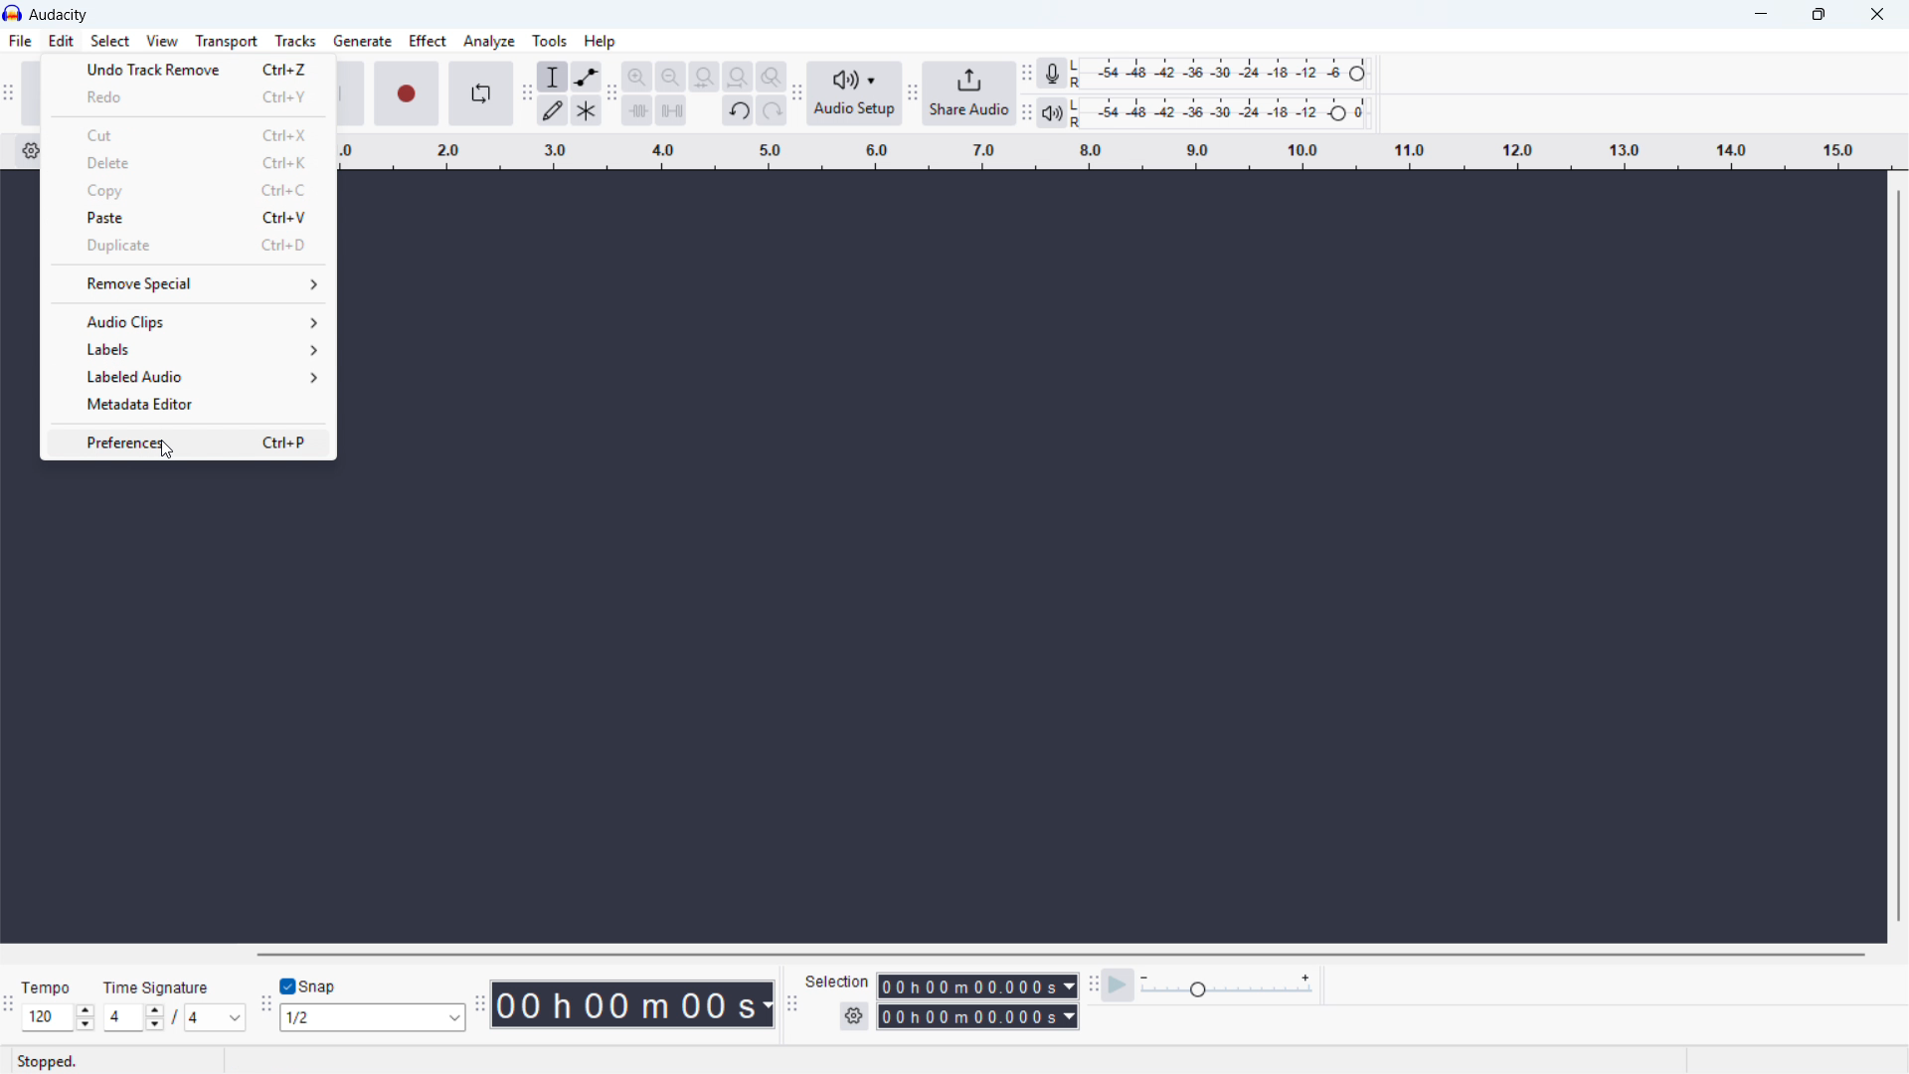 This screenshot has width=1909, height=1074. What do you see at coordinates (1897, 557) in the screenshot?
I see `vertical scrollbar` at bounding box center [1897, 557].